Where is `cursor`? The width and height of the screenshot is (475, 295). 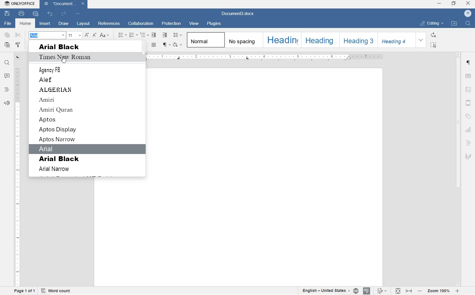
cursor is located at coordinates (64, 60).